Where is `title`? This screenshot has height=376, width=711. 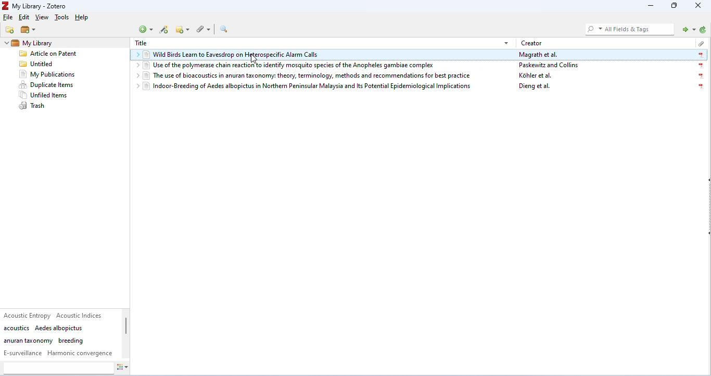 title is located at coordinates (141, 43).